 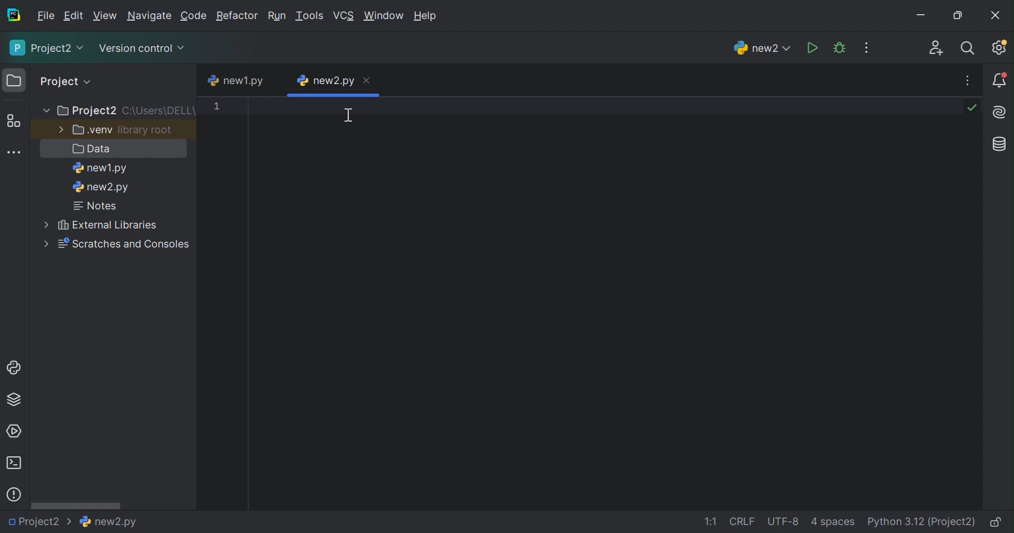 I want to click on Debug, so click(x=839, y=48).